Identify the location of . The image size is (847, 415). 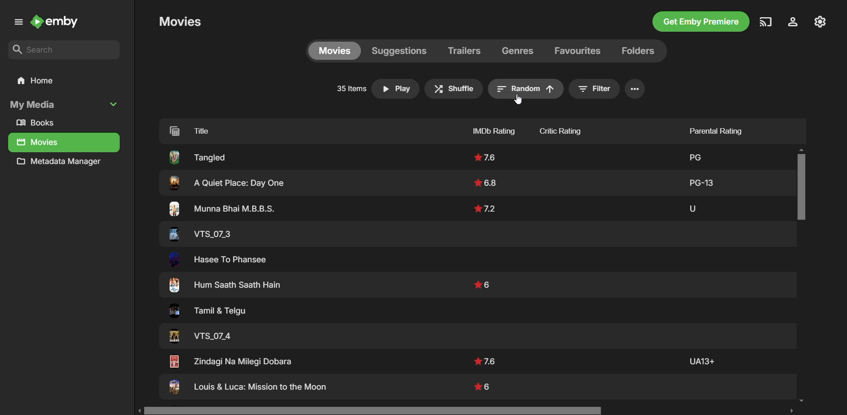
(483, 386).